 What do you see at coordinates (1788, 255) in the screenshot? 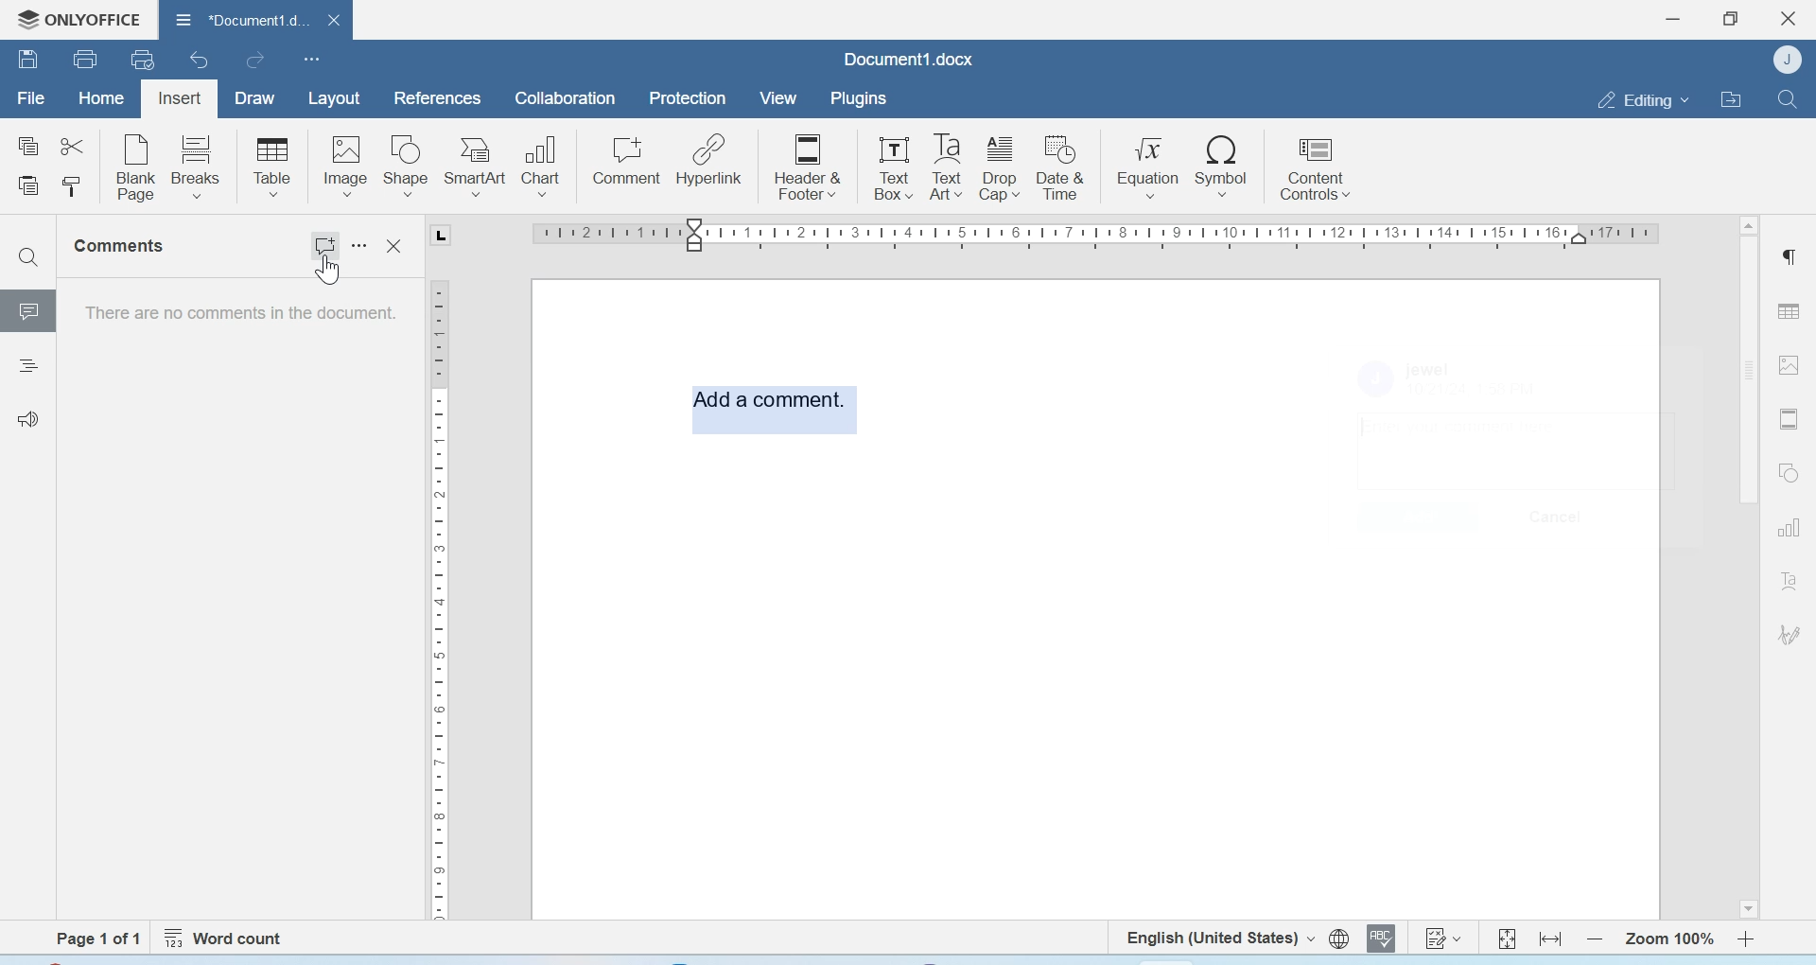
I see `Paragraph settings` at bounding box center [1788, 255].